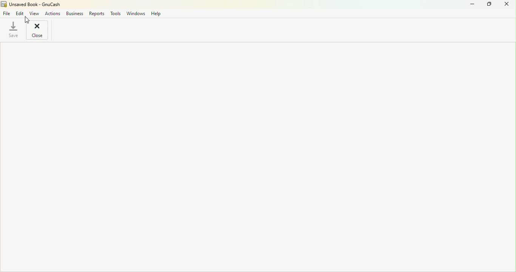  I want to click on Actions, so click(52, 13).